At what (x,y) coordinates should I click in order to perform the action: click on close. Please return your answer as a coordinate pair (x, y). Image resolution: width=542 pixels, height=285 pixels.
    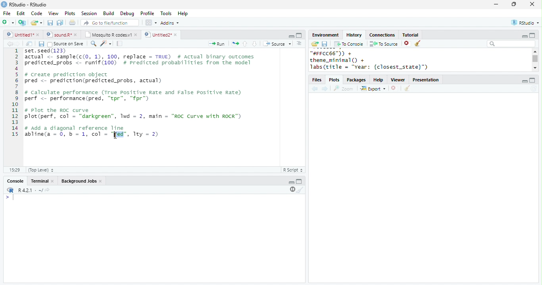
    Looking at the image, I should click on (177, 35).